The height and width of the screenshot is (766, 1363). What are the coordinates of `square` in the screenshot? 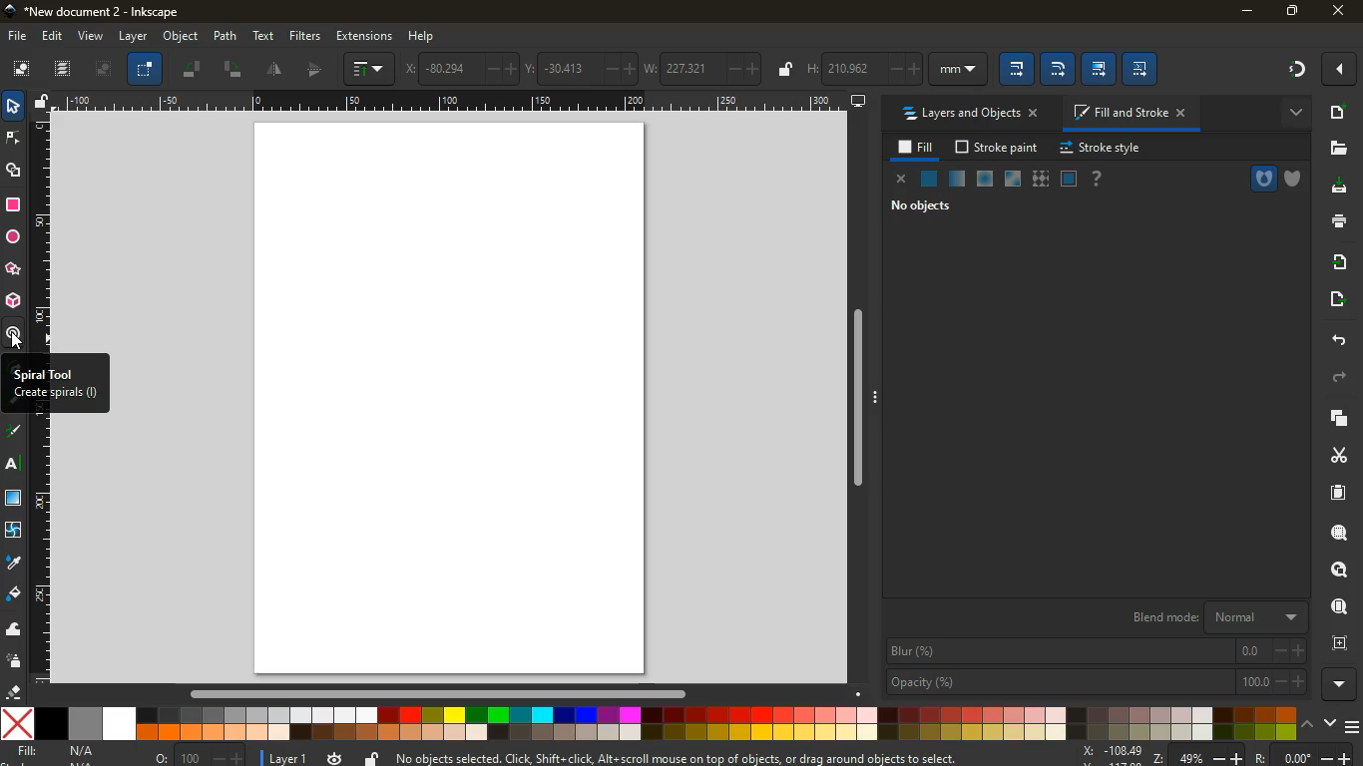 It's located at (15, 206).